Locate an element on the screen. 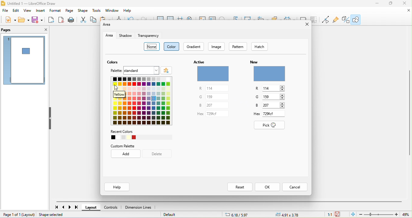  maximize is located at coordinates (391, 4).